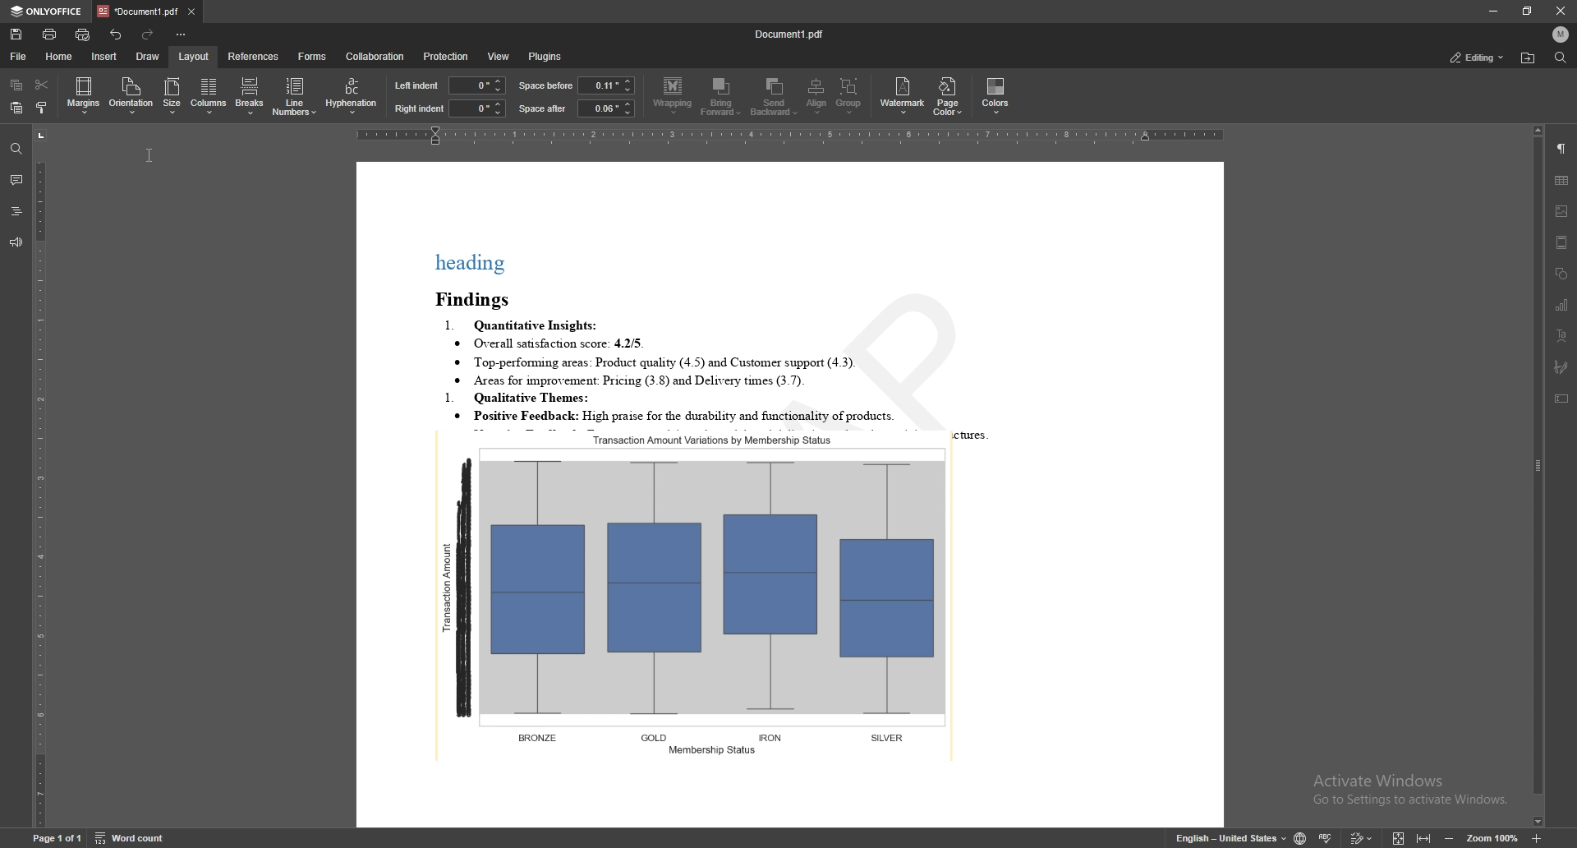  Describe the element at coordinates (40, 108) in the screenshot. I see `copy style` at that location.